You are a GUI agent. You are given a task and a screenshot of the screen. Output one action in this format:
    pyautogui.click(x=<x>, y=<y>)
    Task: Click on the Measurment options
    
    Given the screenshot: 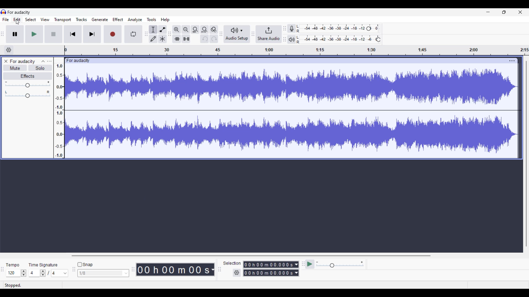 What is the action you would take?
    pyautogui.click(x=271, y=269)
    